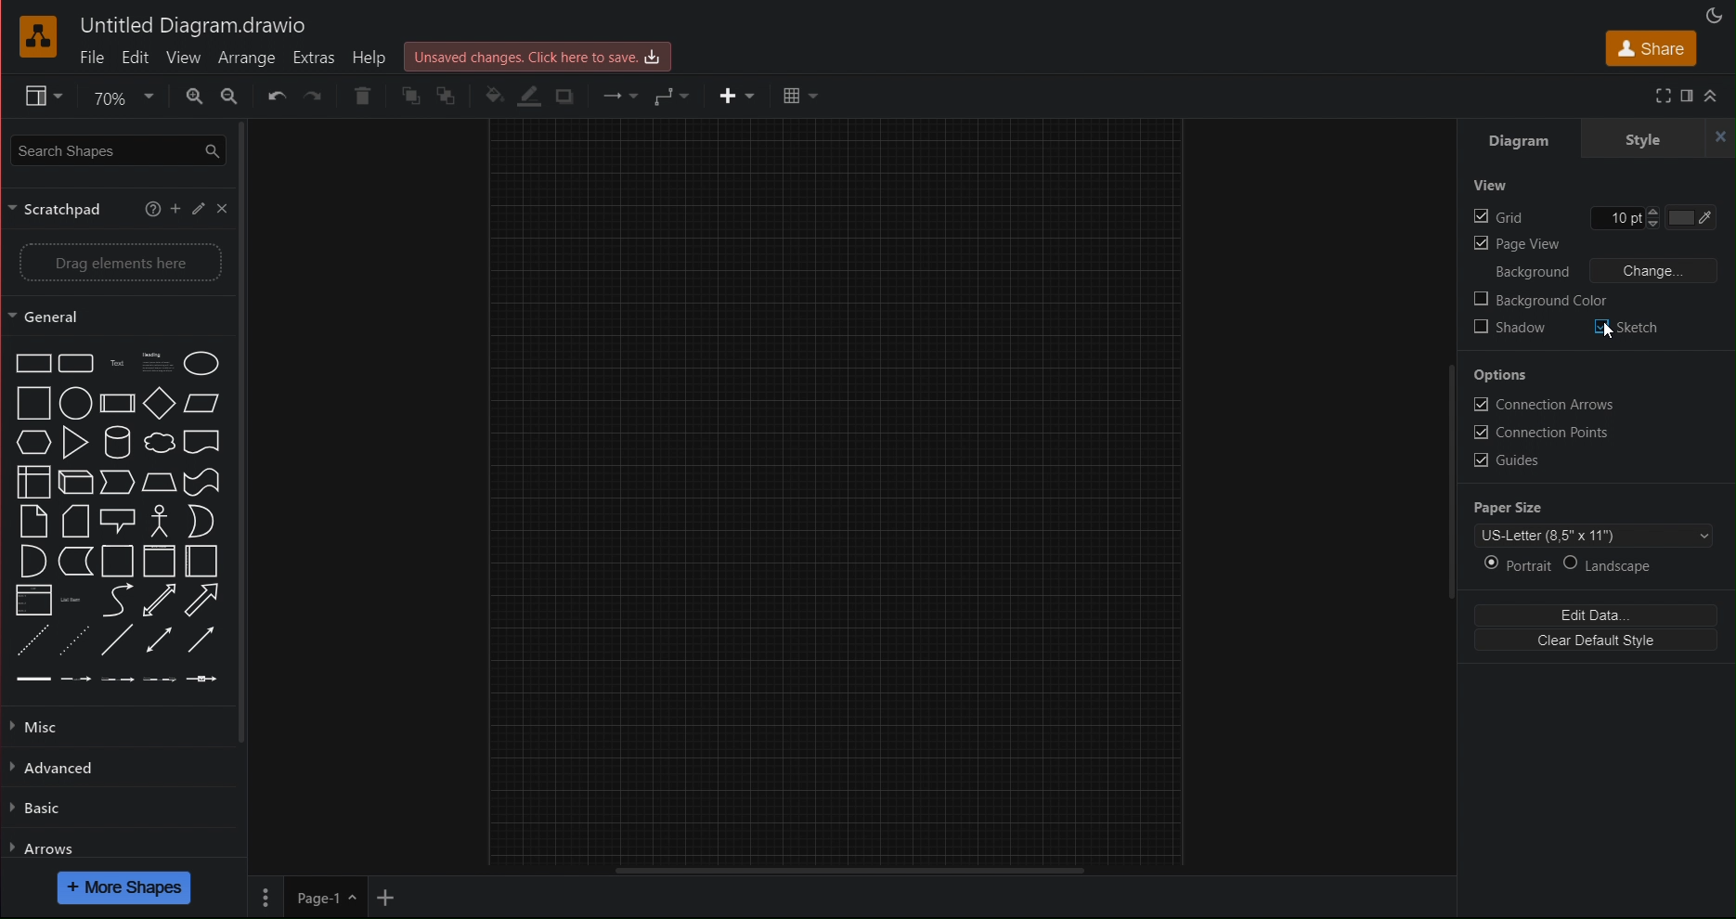  What do you see at coordinates (250, 432) in the screenshot?
I see `scrollbar` at bounding box center [250, 432].